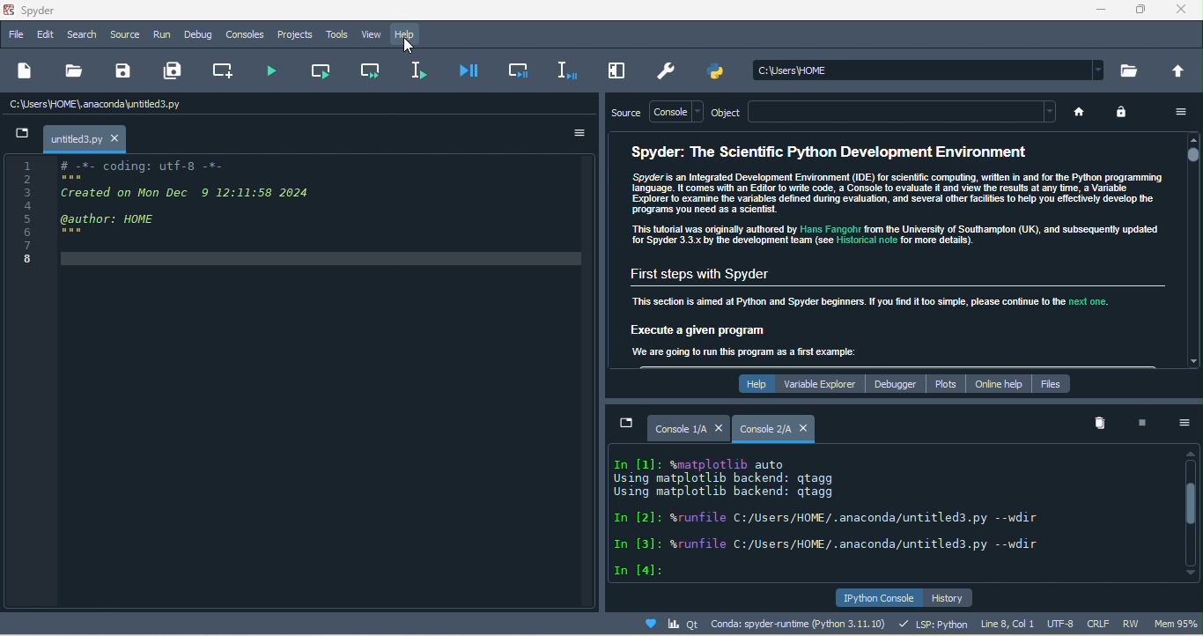  What do you see at coordinates (944, 383) in the screenshot?
I see `plots` at bounding box center [944, 383].